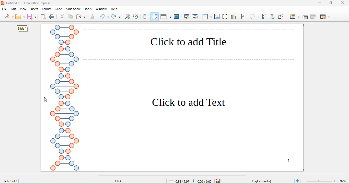 Image resolution: width=349 pixels, height=184 pixels. Describe the element at coordinates (218, 180) in the screenshot. I see `save` at that location.